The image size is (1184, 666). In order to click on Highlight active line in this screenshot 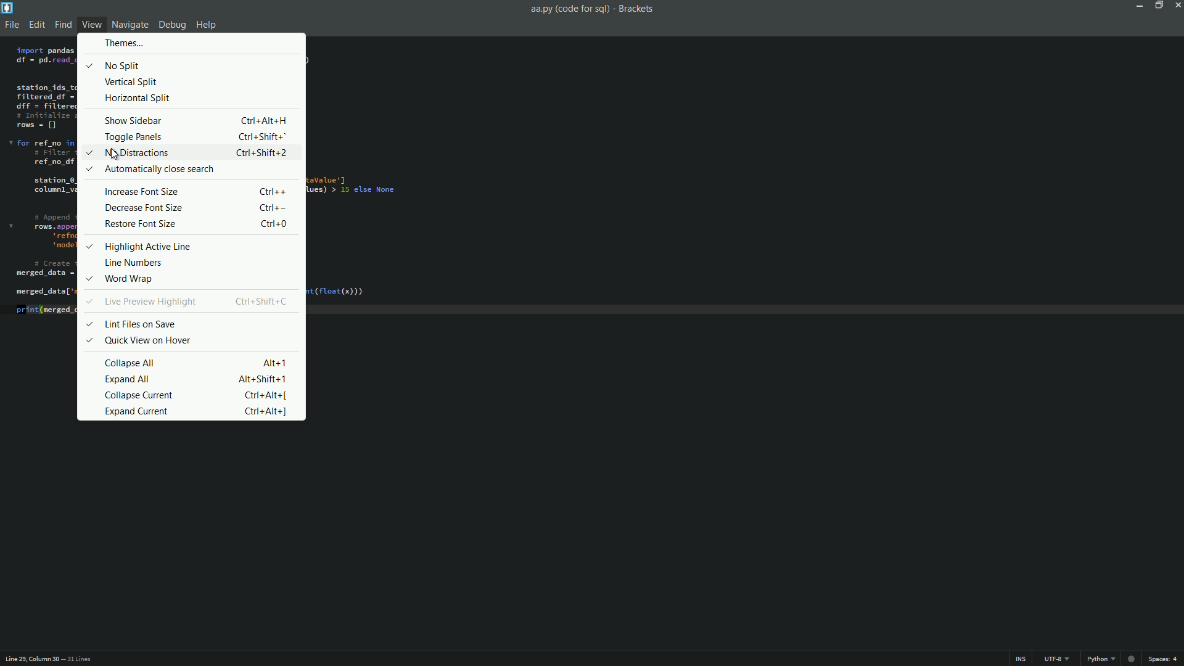, I will do `click(138, 245)`.